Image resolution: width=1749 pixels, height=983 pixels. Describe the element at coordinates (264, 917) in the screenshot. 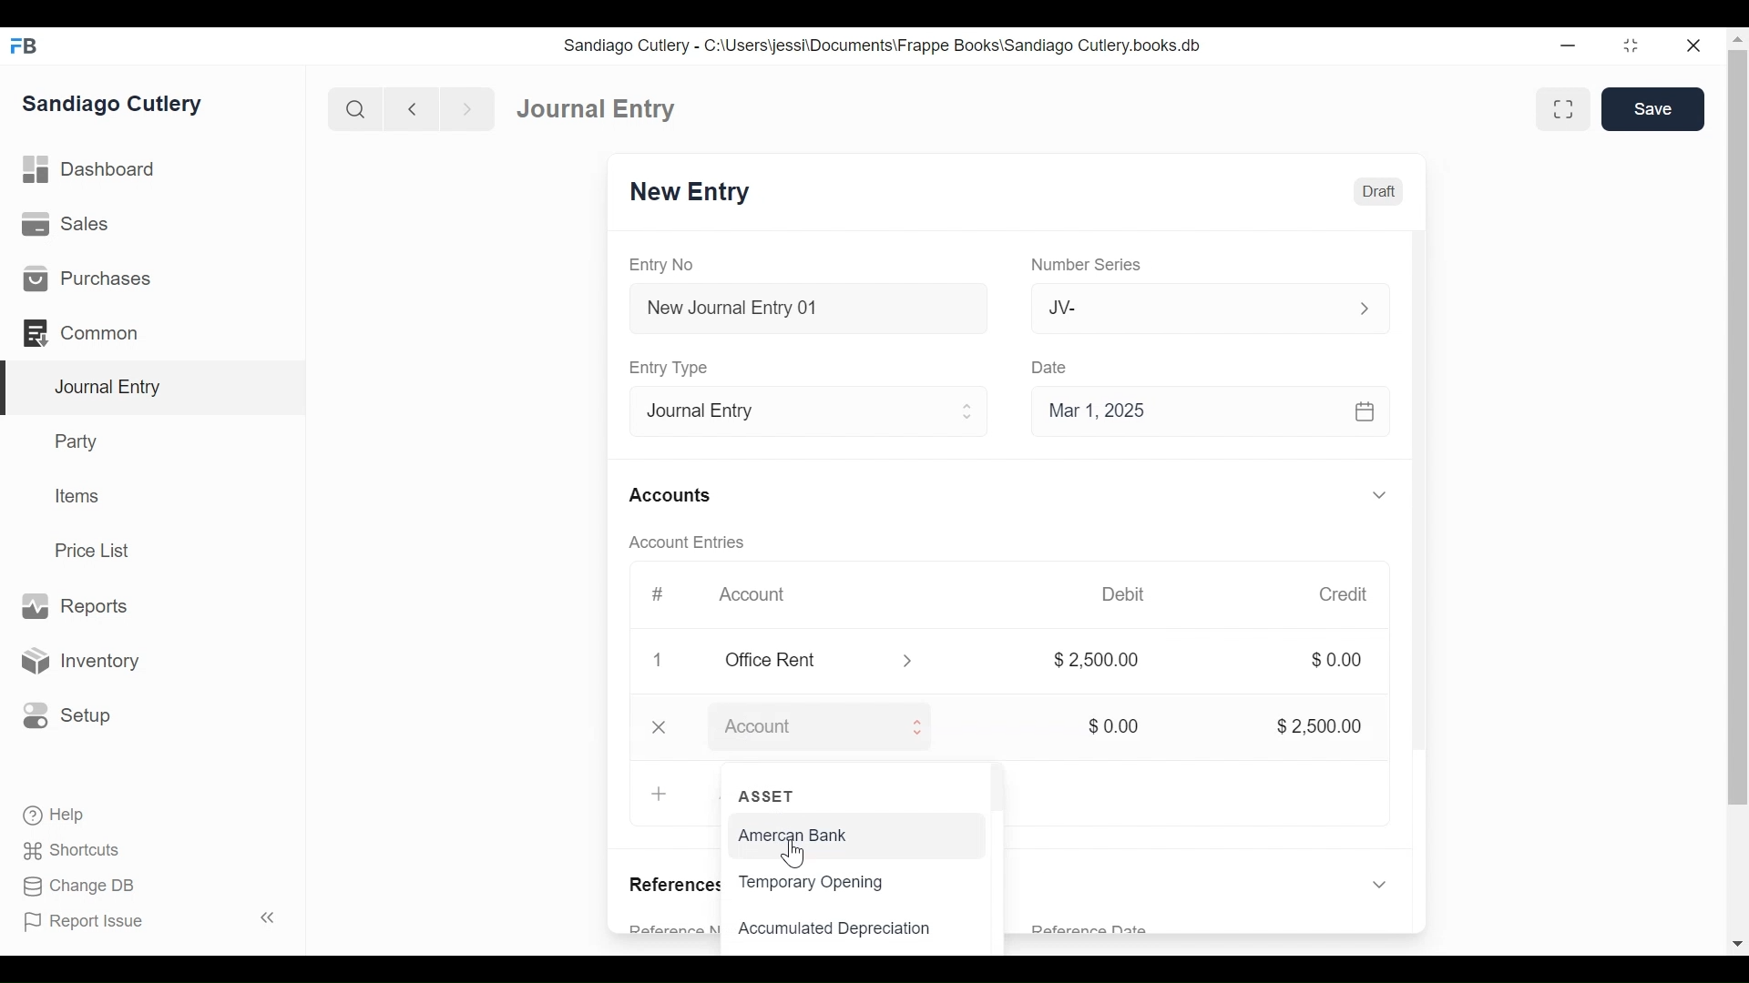

I see `collapse sidebar` at that location.